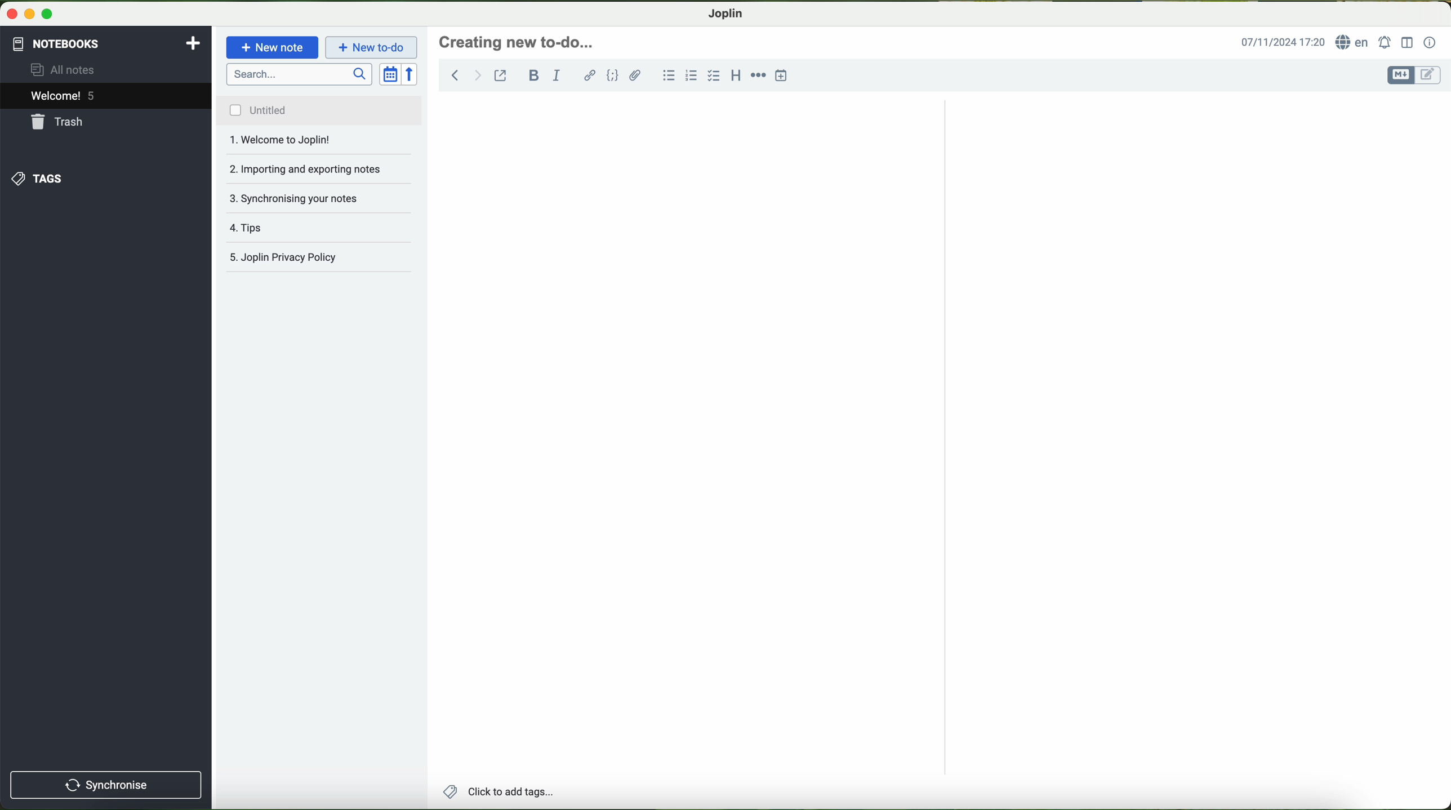  What do you see at coordinates (635, 75) in the screenshot?
I see `attach file` at bounding box center [635, 75].